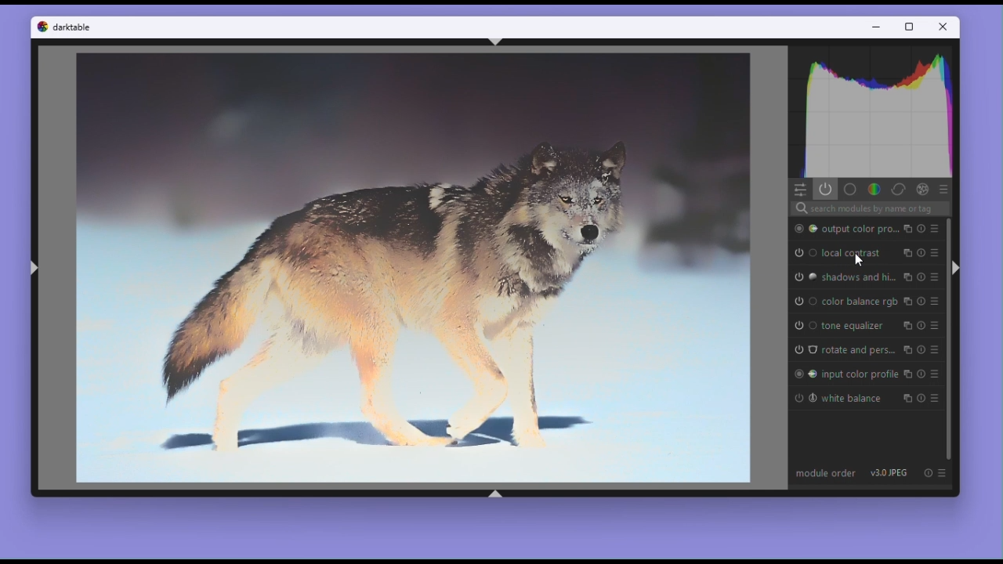  I want to click on presets, so click(938, 324).